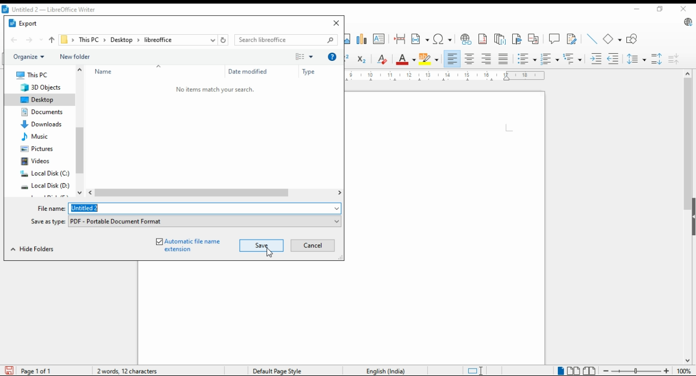  I want to click on scroll bar, so click(215, 193).